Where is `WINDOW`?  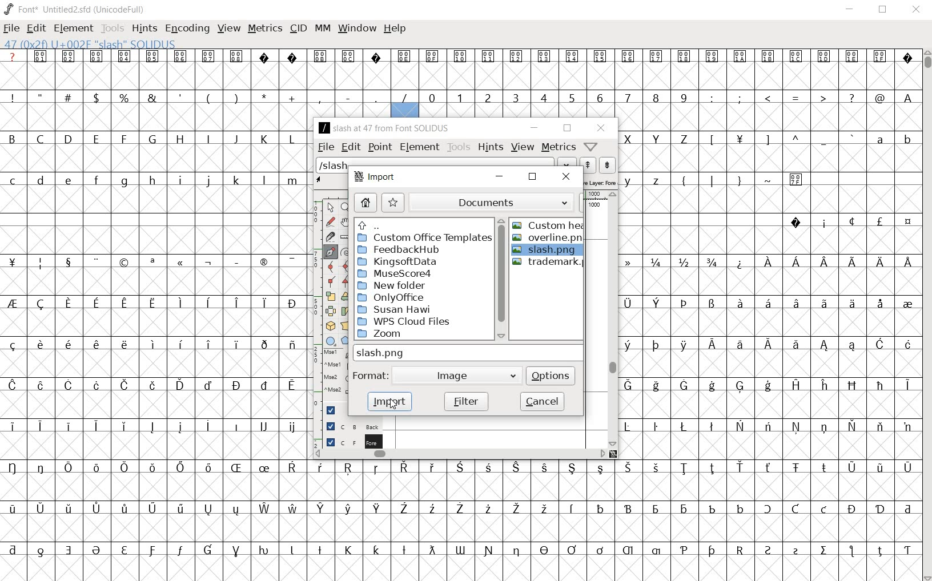 WINDOW is located at coordinates (356, 29).